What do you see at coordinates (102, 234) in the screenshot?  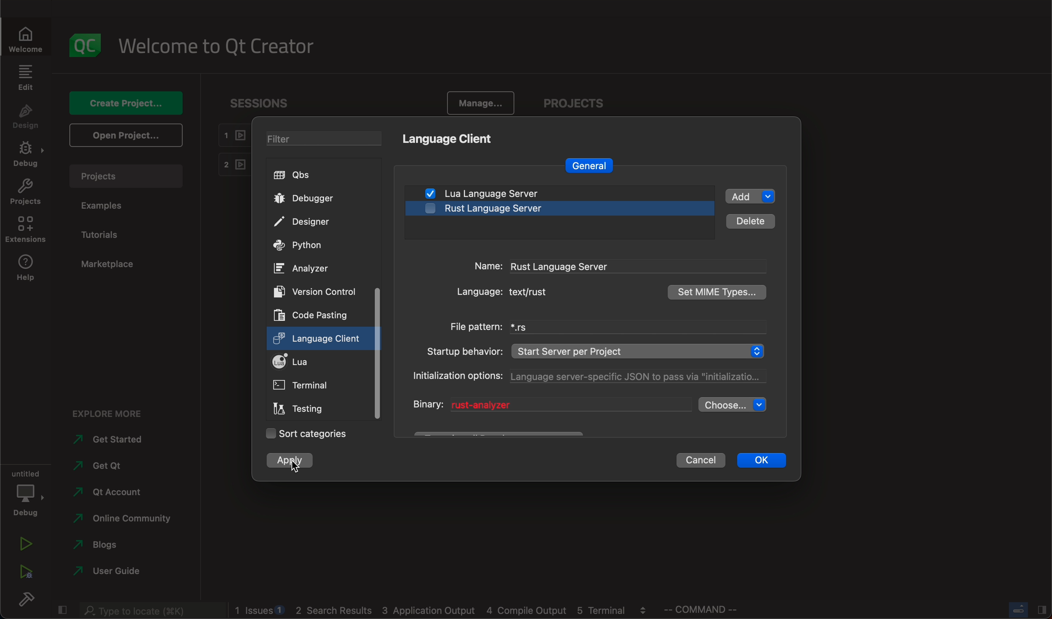 I see `tutorials` at bounding box center [102, 234].